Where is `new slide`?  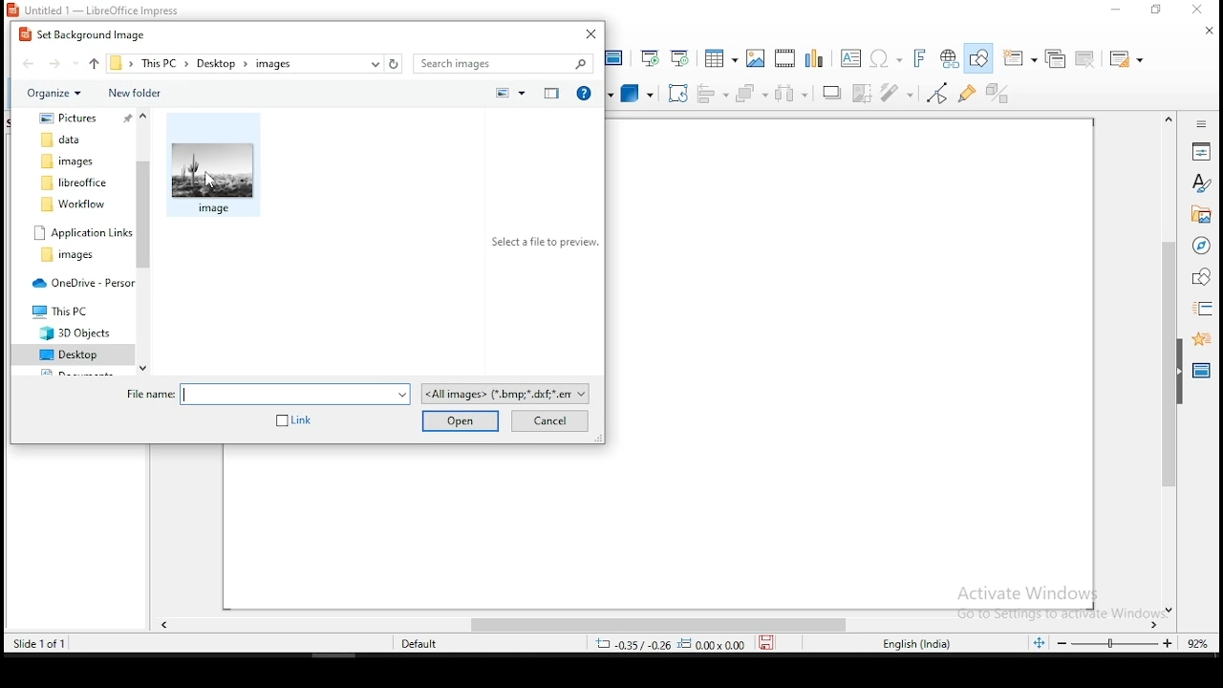 new slide is located at coordinates (1019, 57).